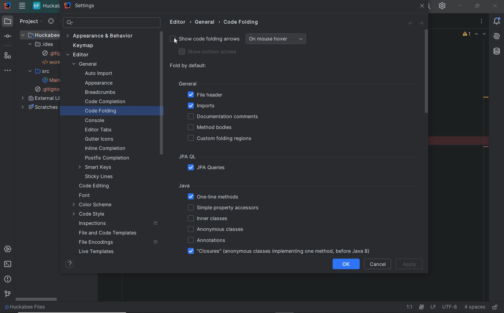 The height and width of the screenshot is (313, 504). I want to click on CANCEL, so click(379, 265).